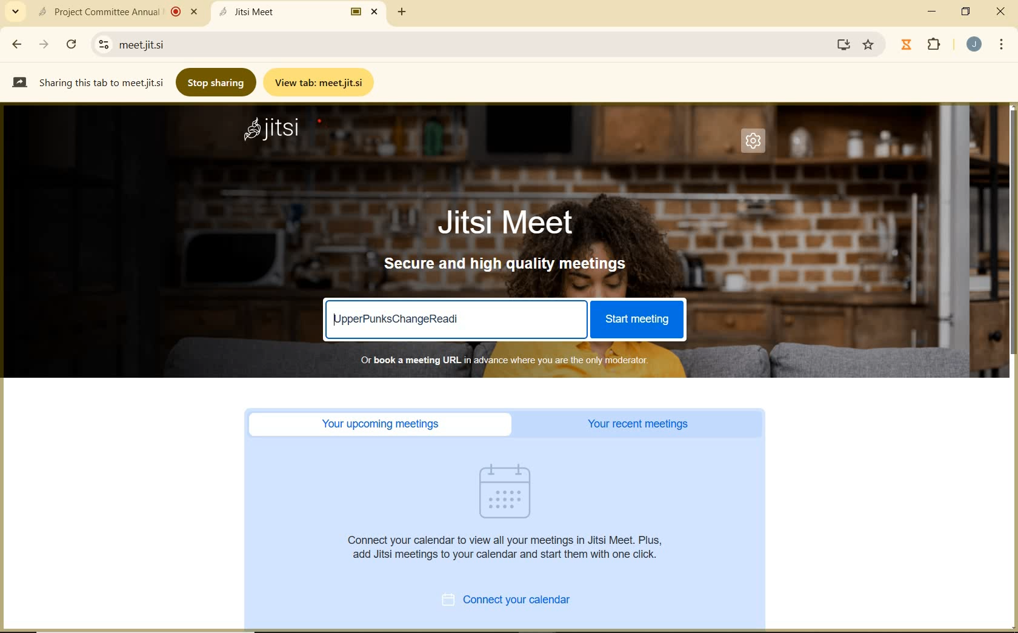  I want to click on close, so click(1003, 11).